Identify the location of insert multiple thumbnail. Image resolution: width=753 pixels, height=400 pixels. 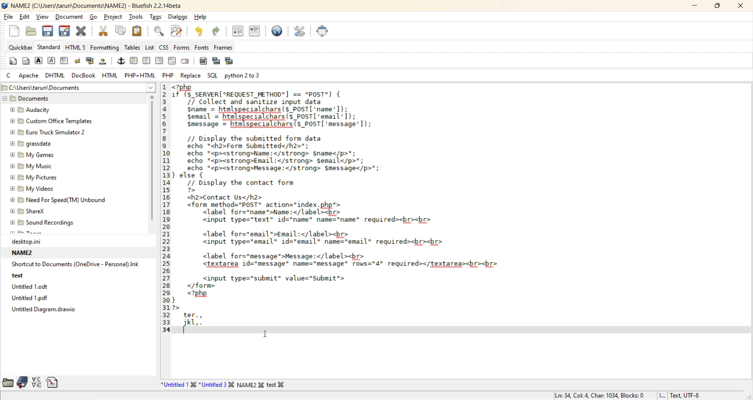
(231, 61).